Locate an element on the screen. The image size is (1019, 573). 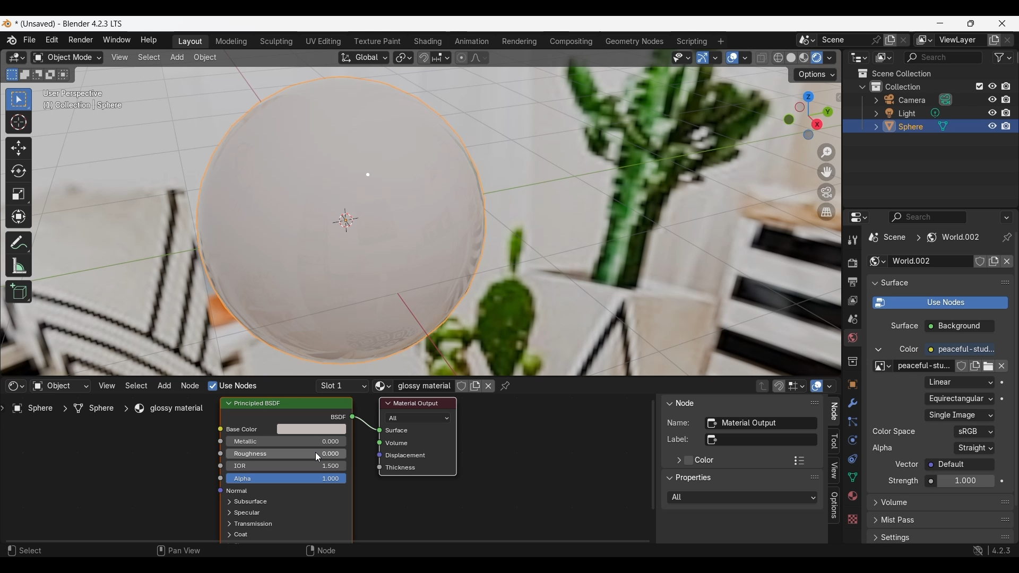
Amount of roughness in base is located at coordinates (286, 454).